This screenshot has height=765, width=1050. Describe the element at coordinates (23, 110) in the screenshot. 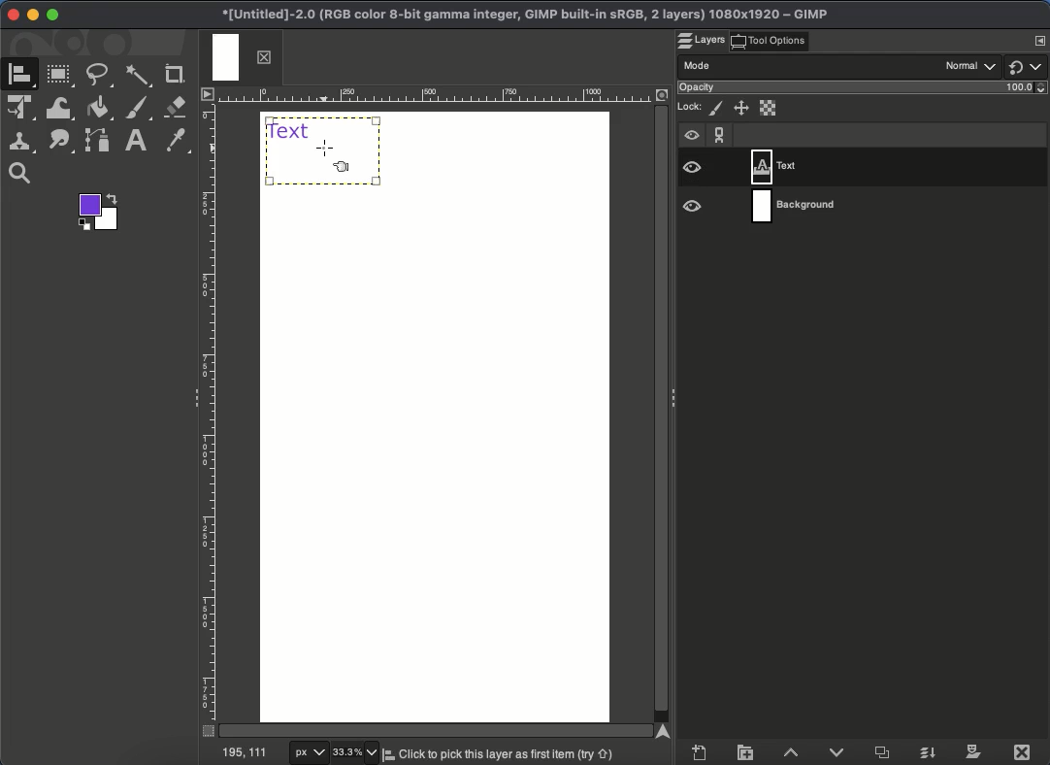

I see `Unified transformation` at that location.